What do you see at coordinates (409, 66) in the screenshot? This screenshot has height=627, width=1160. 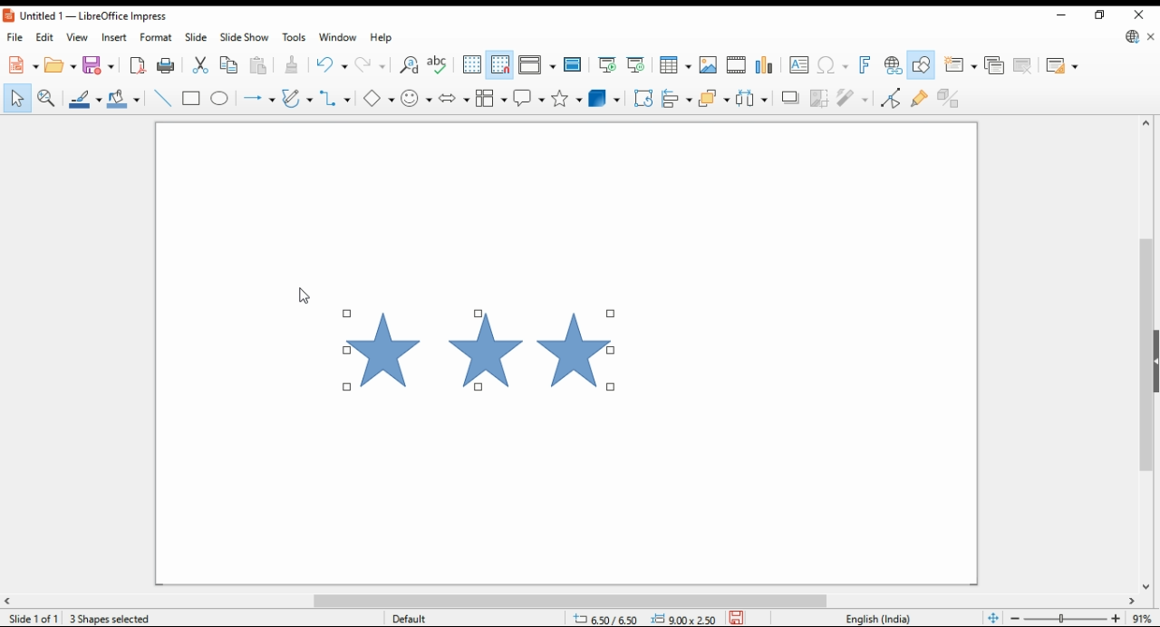 I see `find and replace` at bounding box center [409, 66].